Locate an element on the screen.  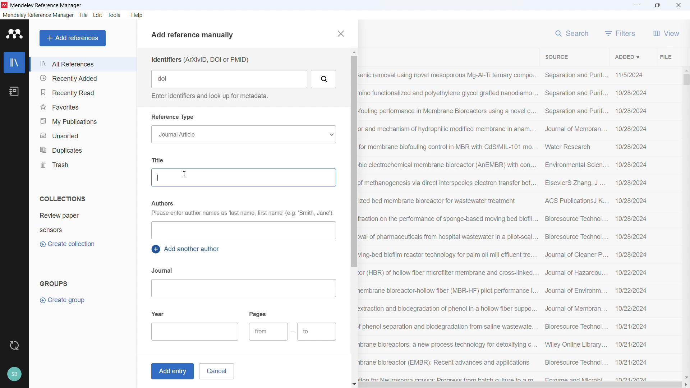
Logo  is located at coordinates (15, 34).